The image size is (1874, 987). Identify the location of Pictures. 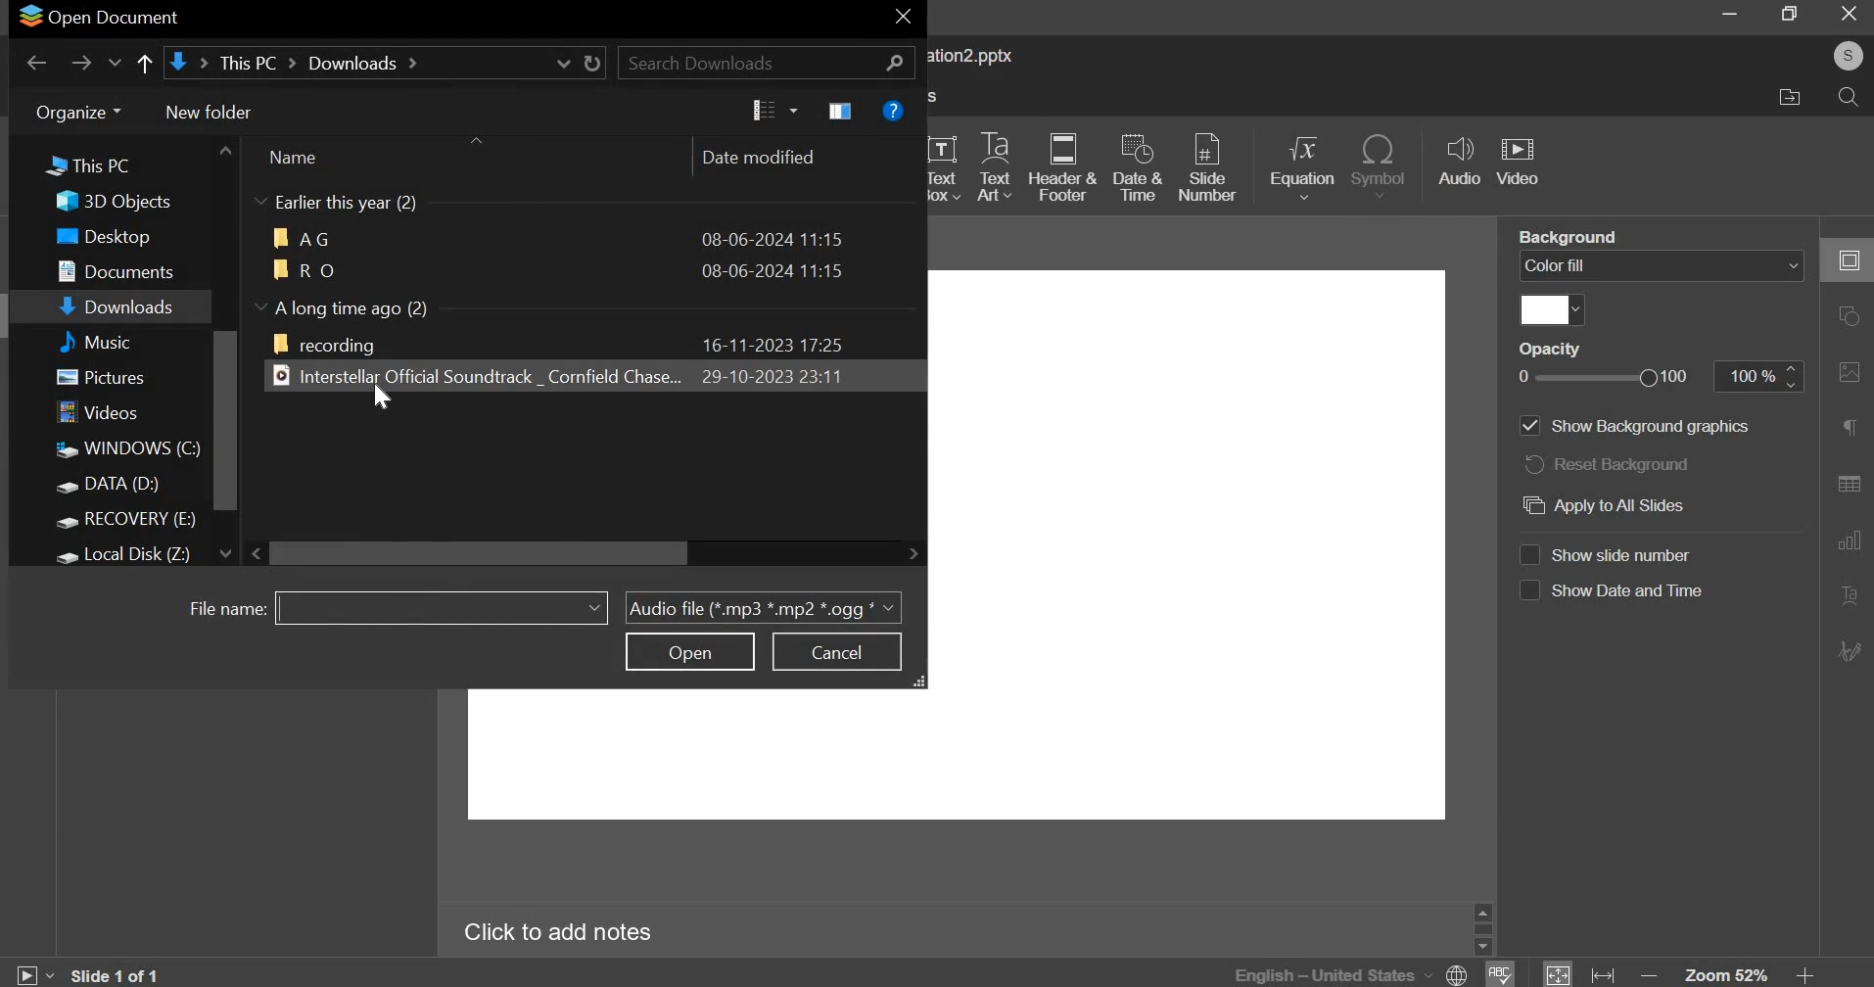
(100, 377).